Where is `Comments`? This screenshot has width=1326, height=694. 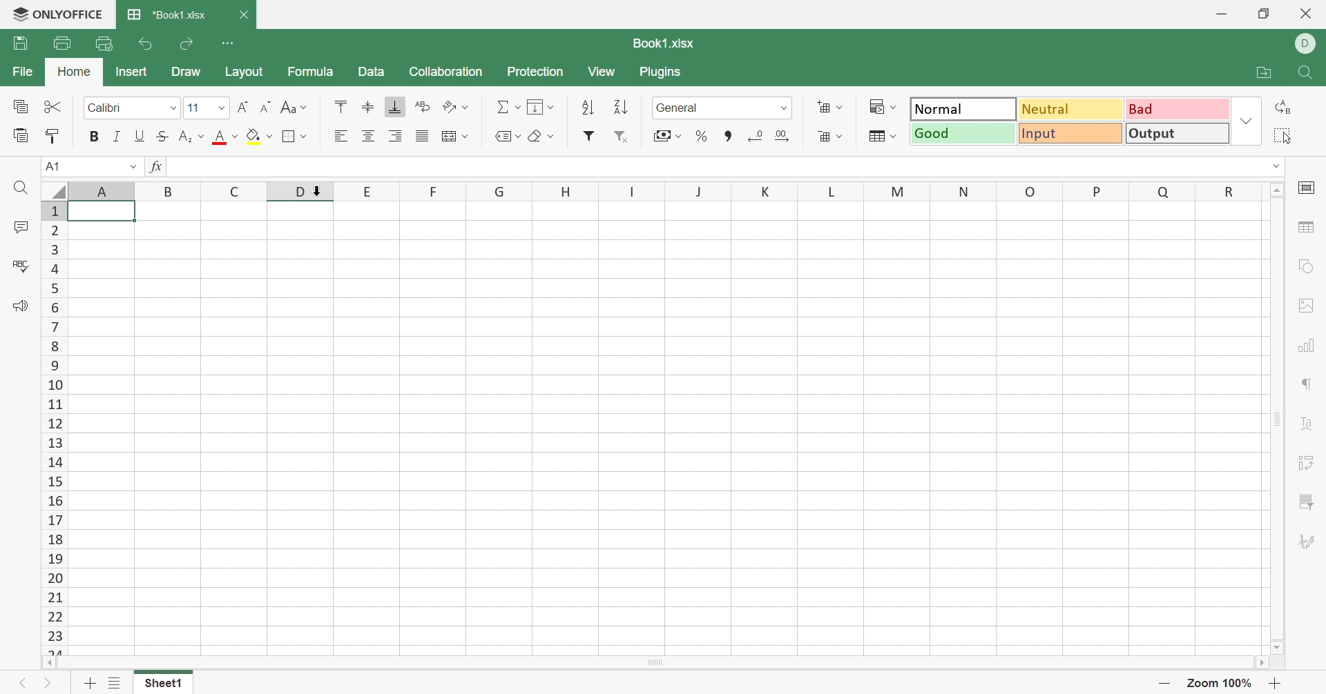
Comments is located at coordinates (21, 226).